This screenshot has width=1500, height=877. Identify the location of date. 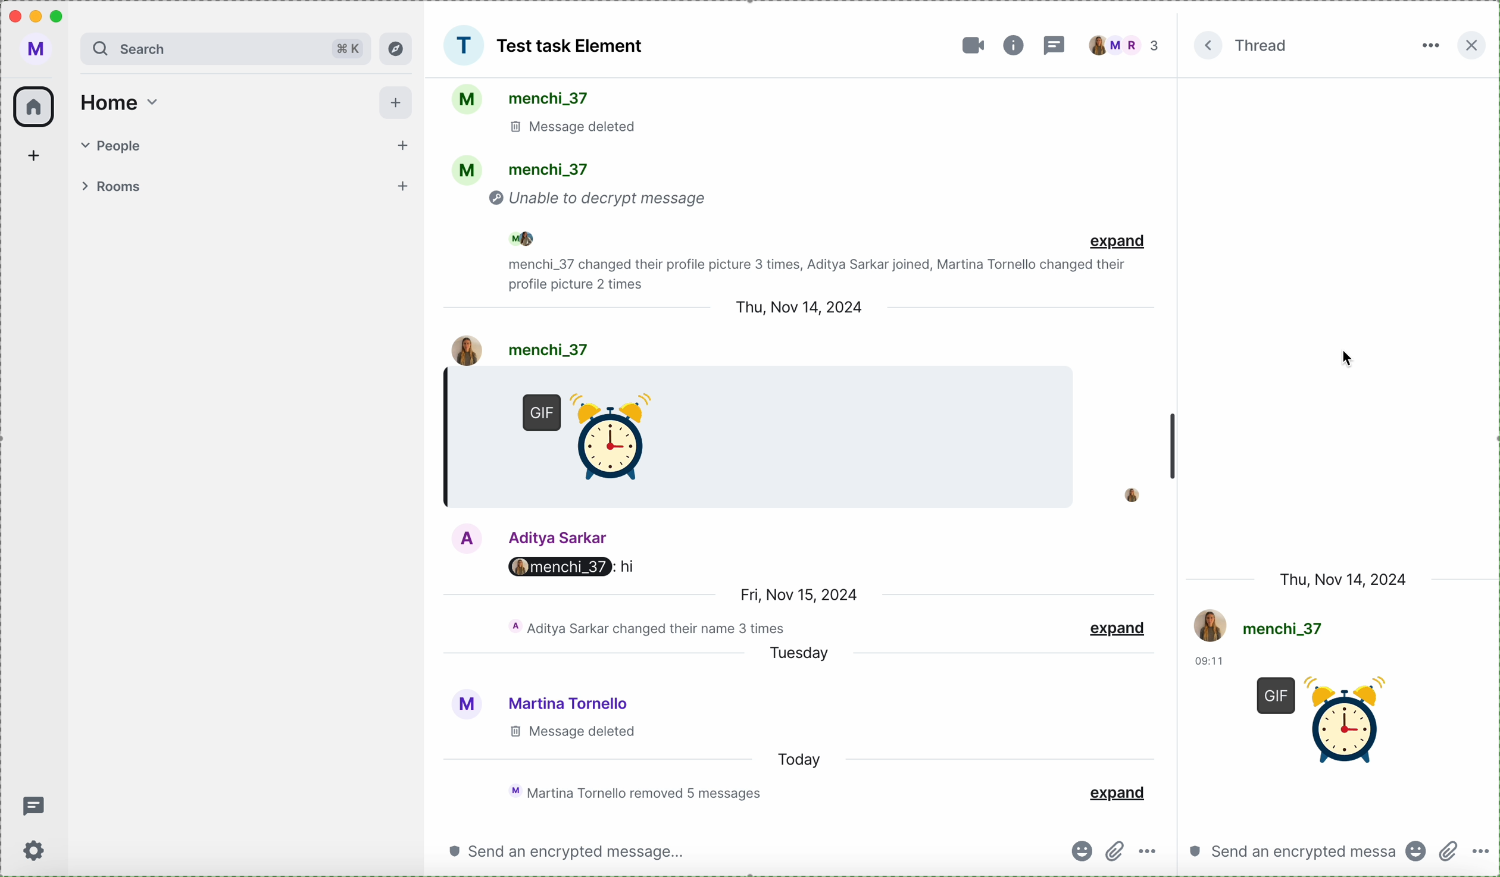
(796, 592).